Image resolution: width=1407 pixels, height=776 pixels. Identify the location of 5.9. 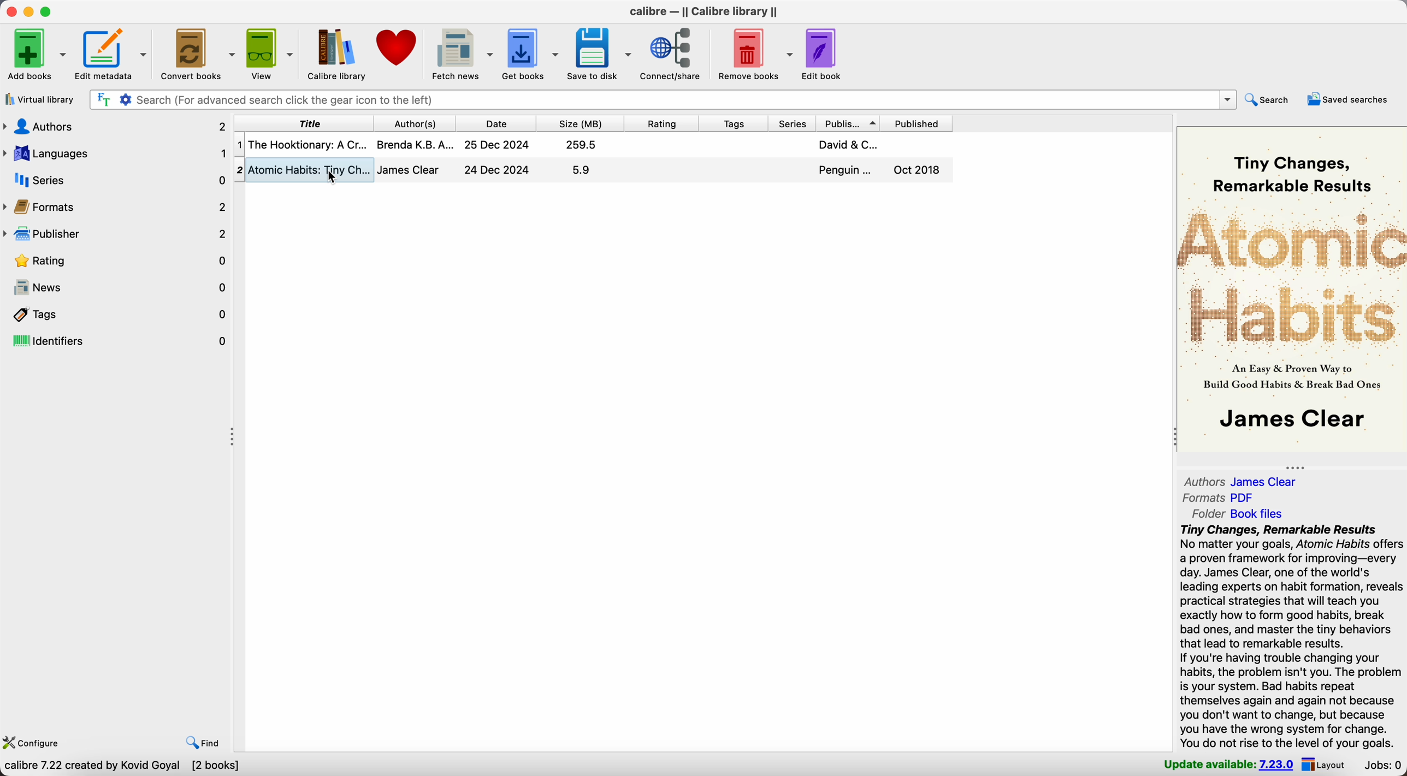
(581, 169).